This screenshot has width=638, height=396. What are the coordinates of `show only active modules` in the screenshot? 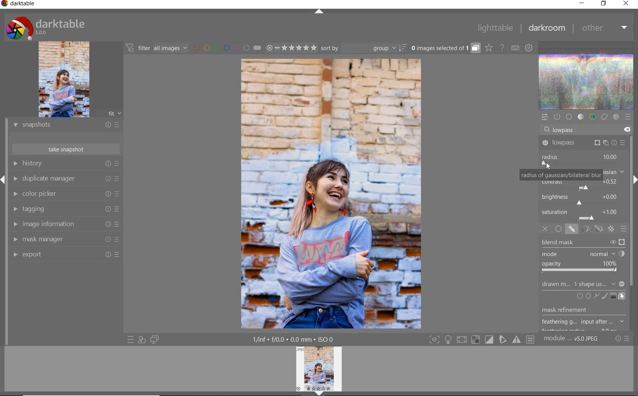 It's located at (557, 117).